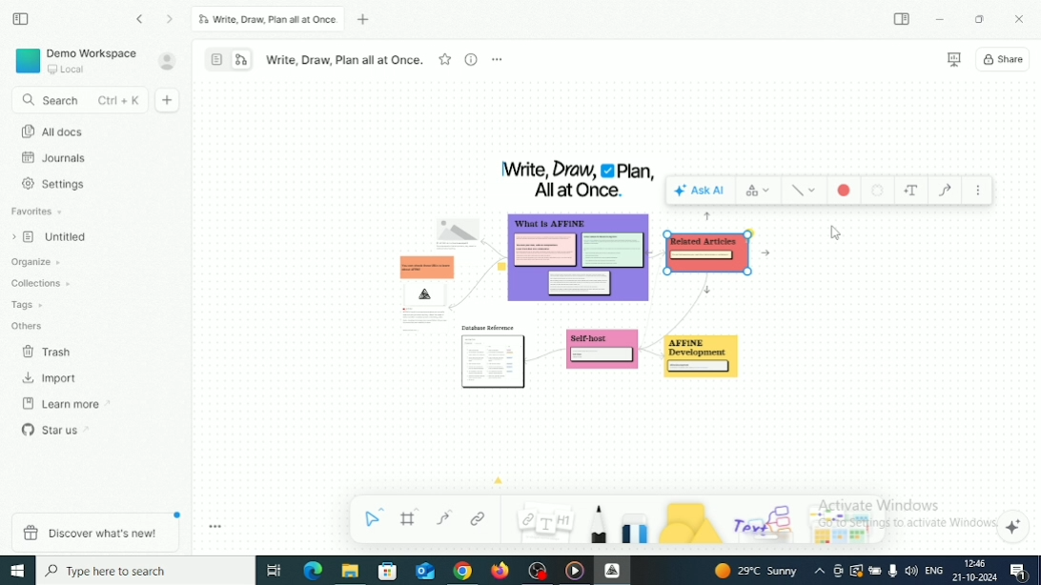 Image resolution: width=1041 pixels, height=585 pixels. I want to click on Firefox, so click(500, 572).